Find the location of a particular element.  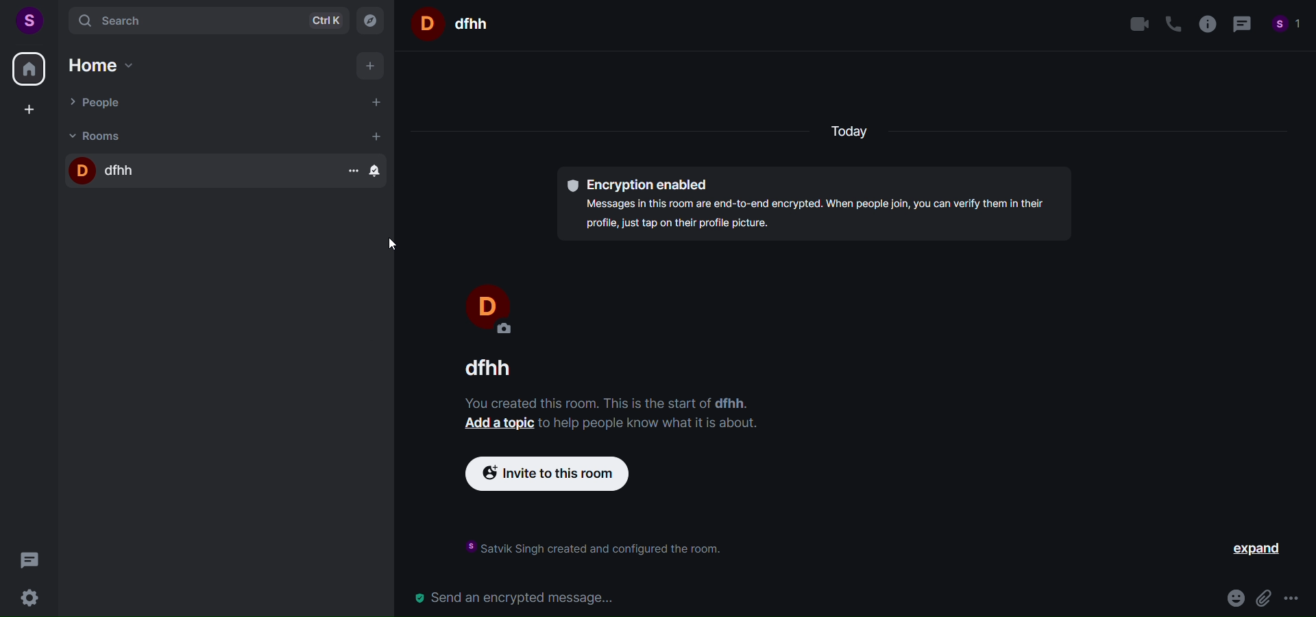

explore room is located at coordinates (371, 21).